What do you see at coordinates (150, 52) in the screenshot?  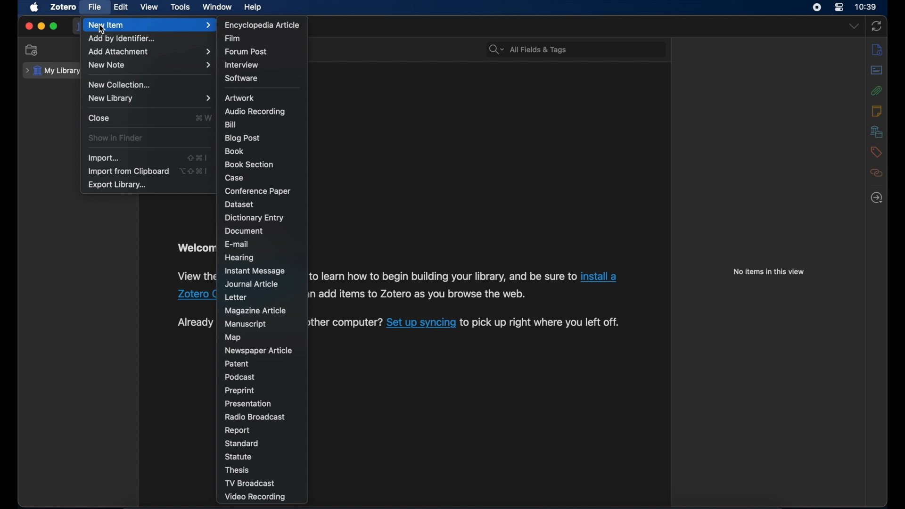 I see `add attachment` at bounding box center [150, 52].